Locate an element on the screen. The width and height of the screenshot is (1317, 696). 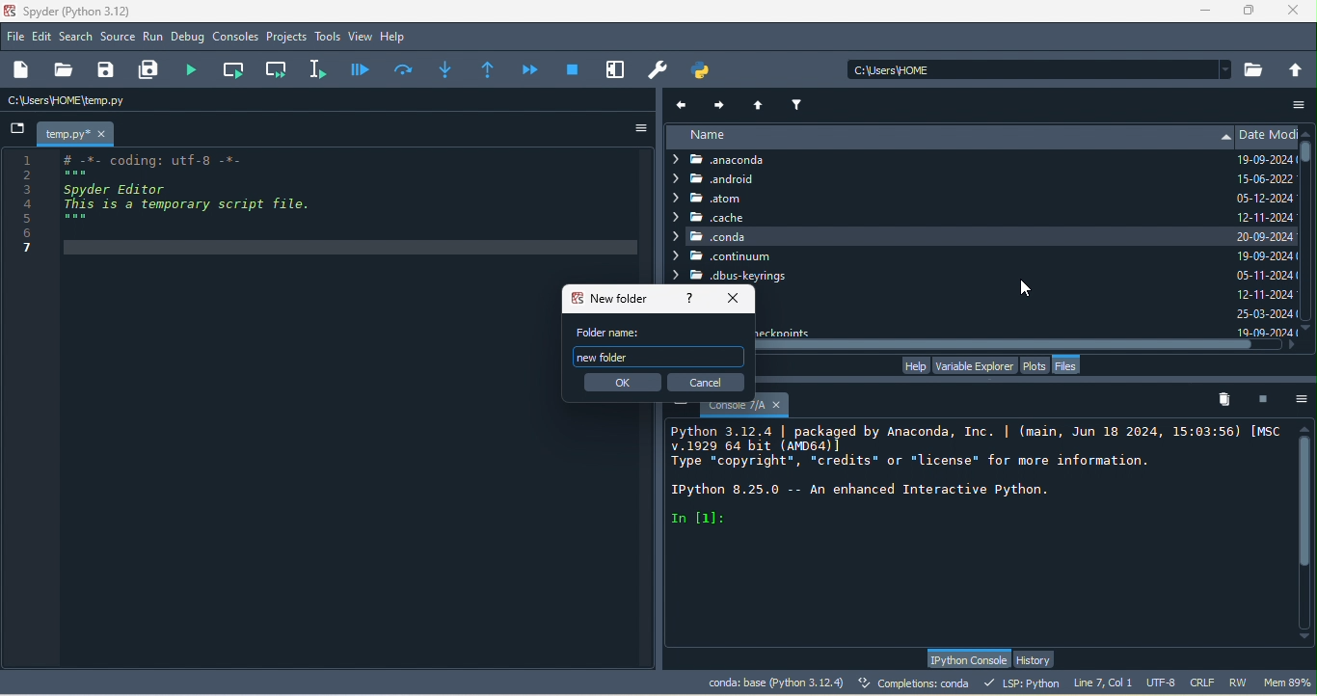
pythonpath manager is located at coordinates (706, 70).